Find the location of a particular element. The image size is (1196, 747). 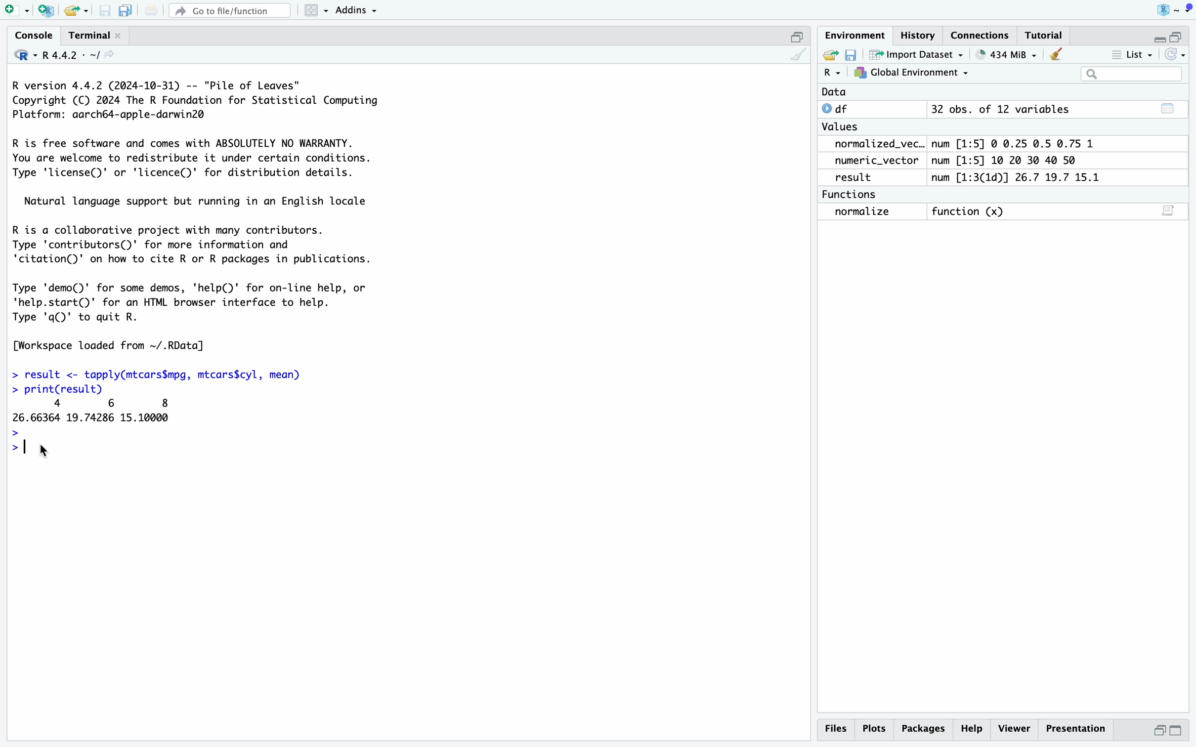

Hide is located at coordinates (1159, 39).